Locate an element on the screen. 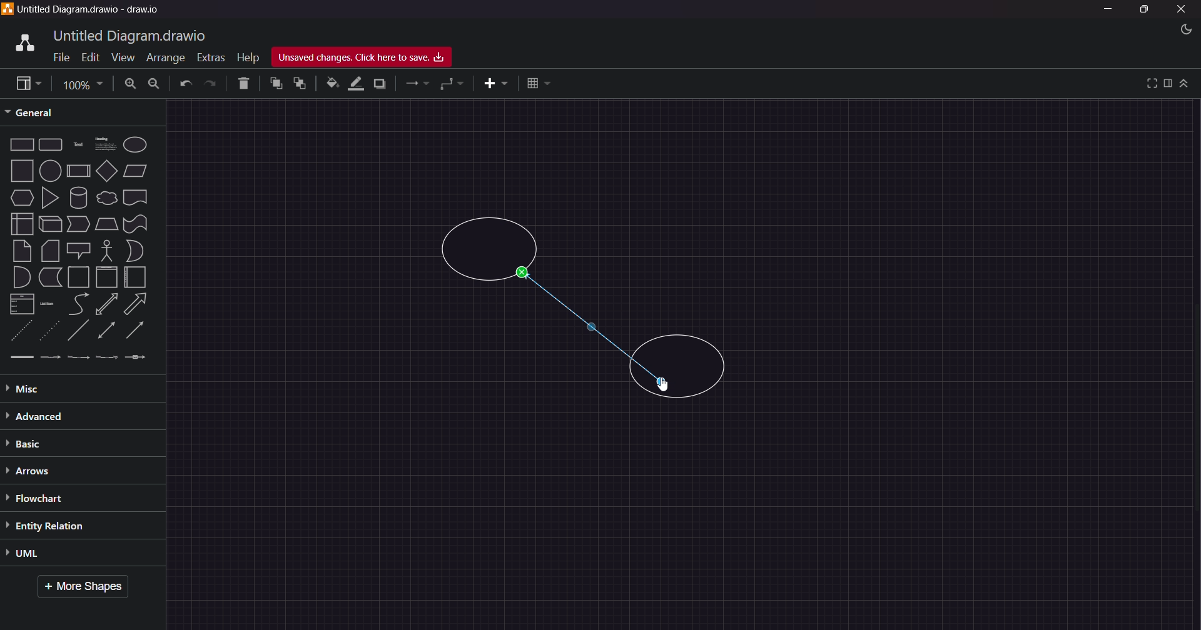 The image size is (1201, 630). Maximize is located at coordinates (1143, 11).